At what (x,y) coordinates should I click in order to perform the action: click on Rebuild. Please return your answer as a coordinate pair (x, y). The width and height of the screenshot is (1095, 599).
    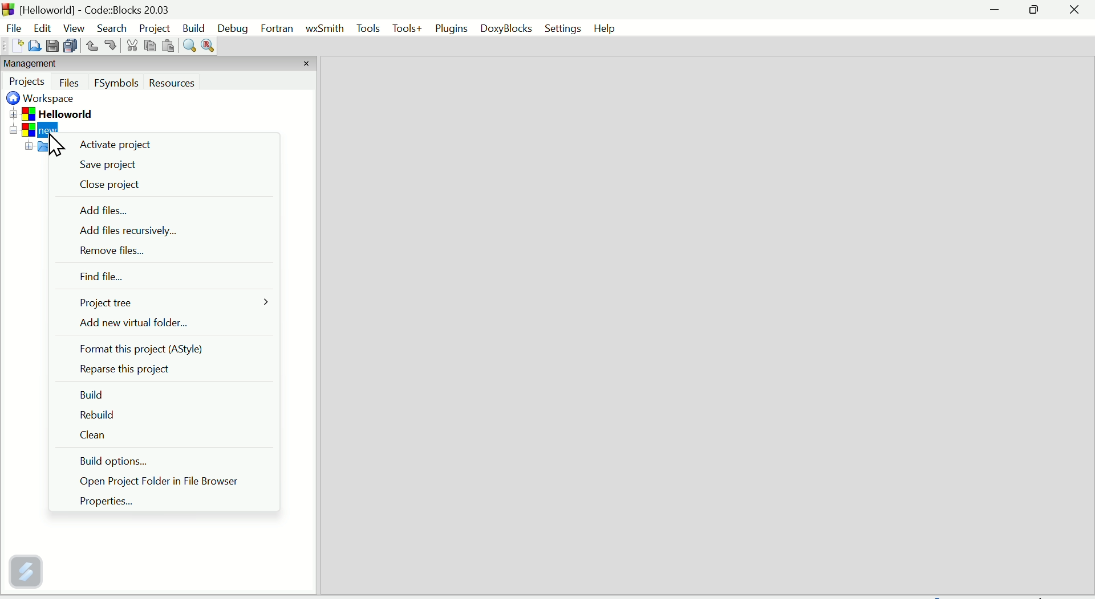
    Looking at the image, I should click on (96, 415).